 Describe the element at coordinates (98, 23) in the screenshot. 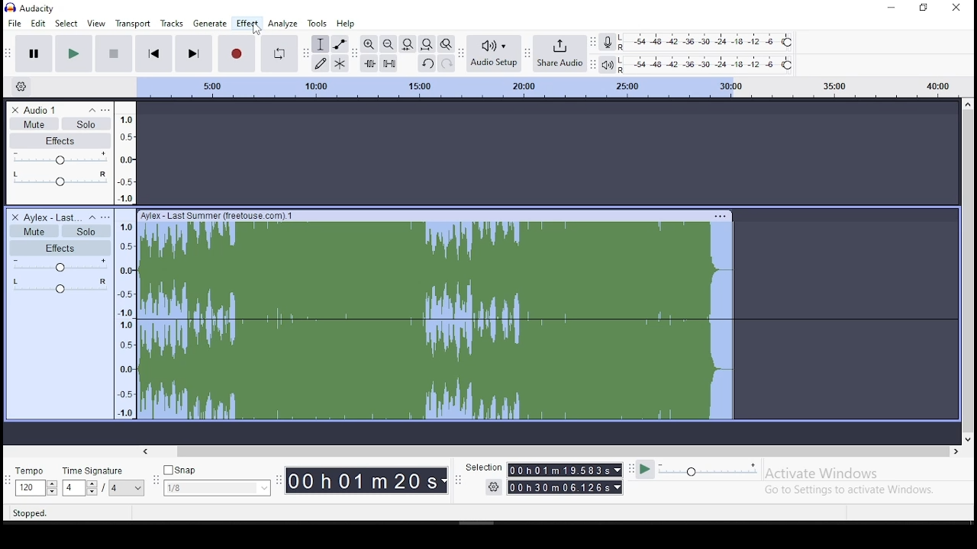

I see `view` at that location.